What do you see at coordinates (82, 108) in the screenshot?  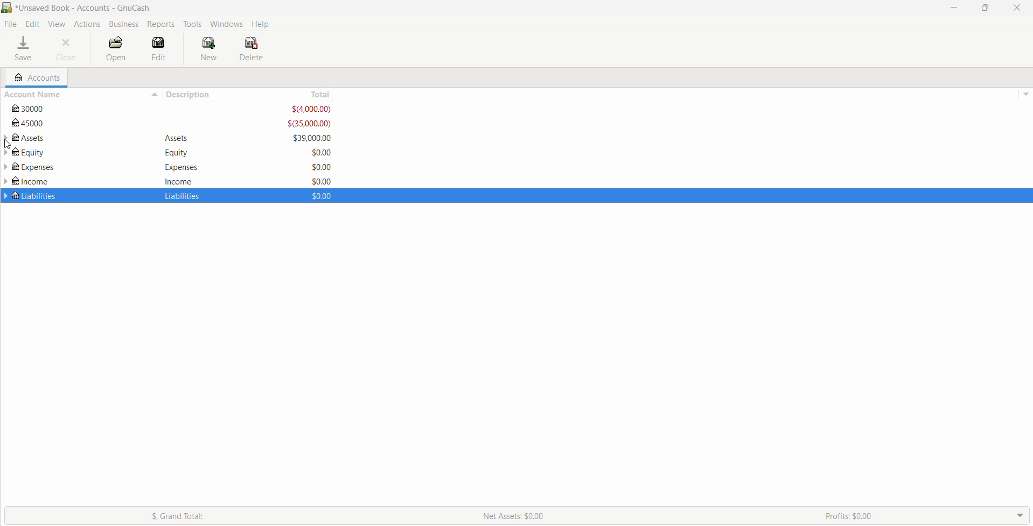 I see `3000` at bounding box center [82, 108].